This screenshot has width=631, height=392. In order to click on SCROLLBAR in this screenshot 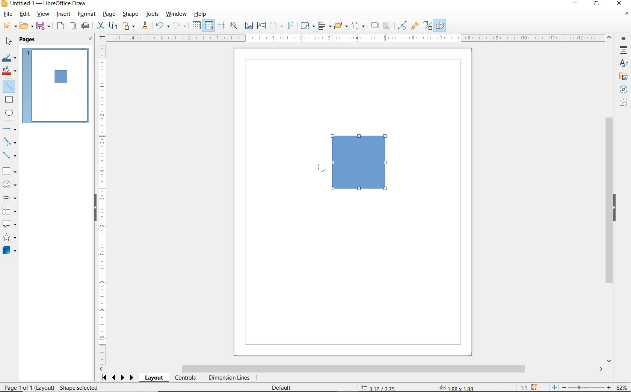, I will do `click(610, 199)`.